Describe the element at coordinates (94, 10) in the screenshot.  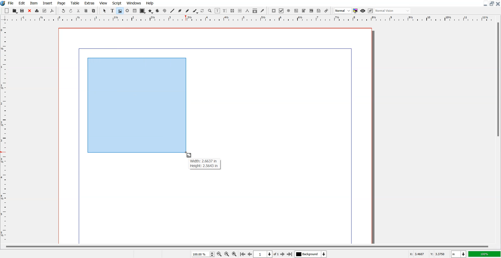
I see `Paste` at that location.